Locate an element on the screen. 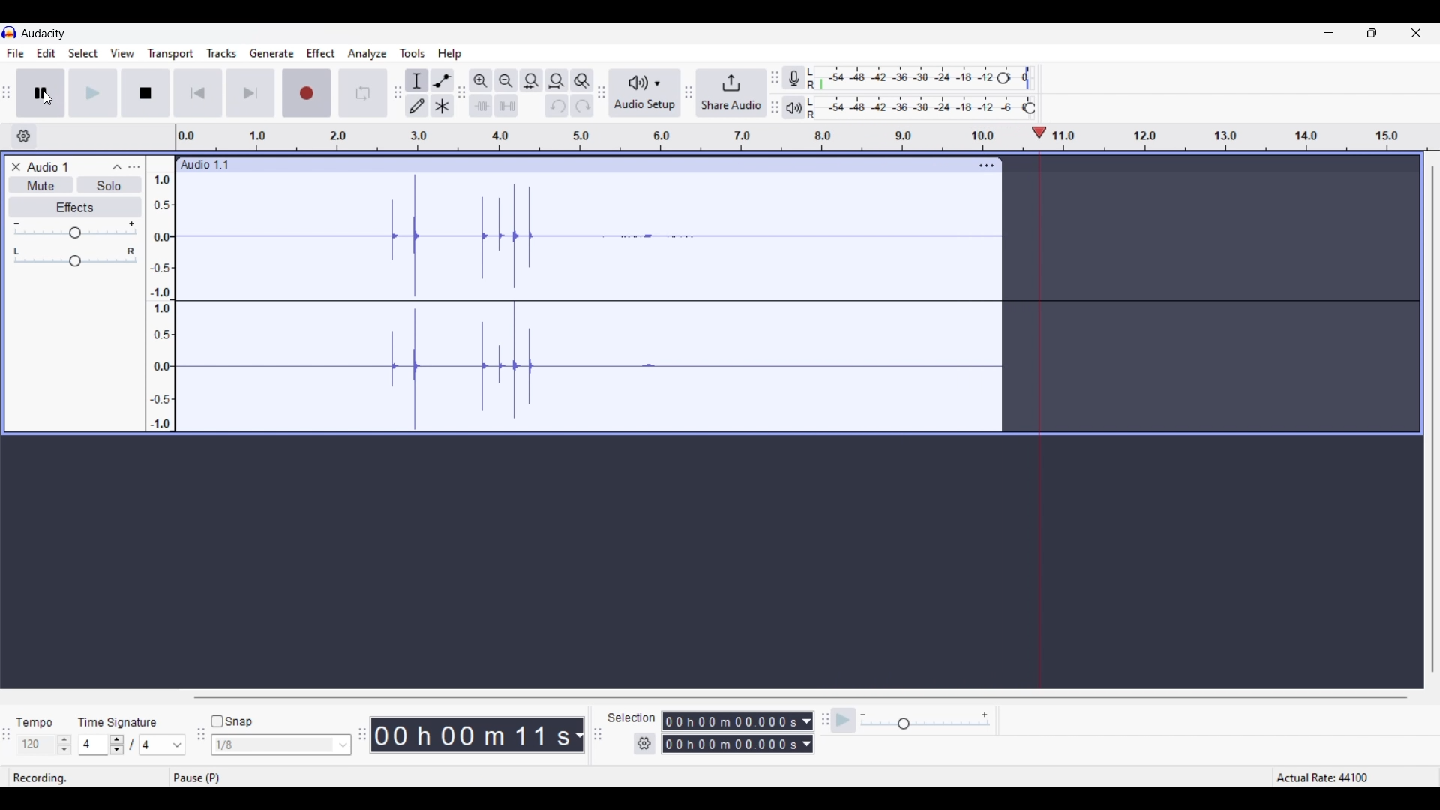 The image size is (1440, 810). Selection settings is located at coordinates (645, 745).